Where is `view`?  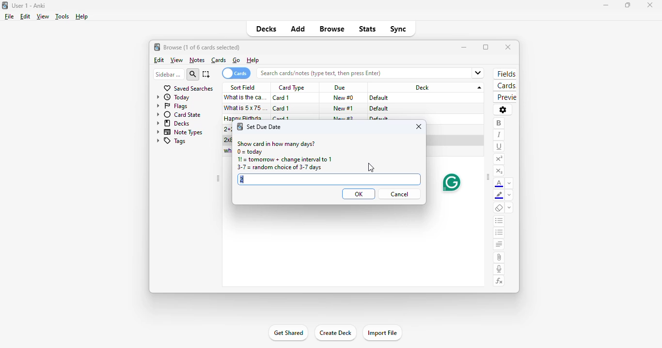 view is located at coordinates (176, 60).